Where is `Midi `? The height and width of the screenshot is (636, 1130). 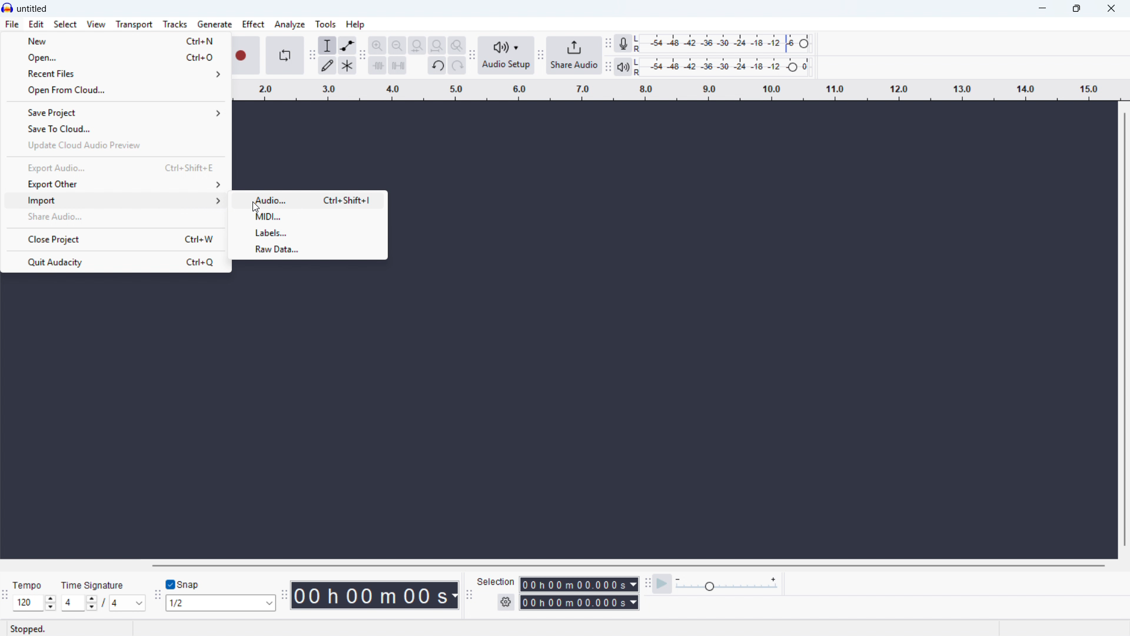 Midi  is located at coordinates (308, 216).